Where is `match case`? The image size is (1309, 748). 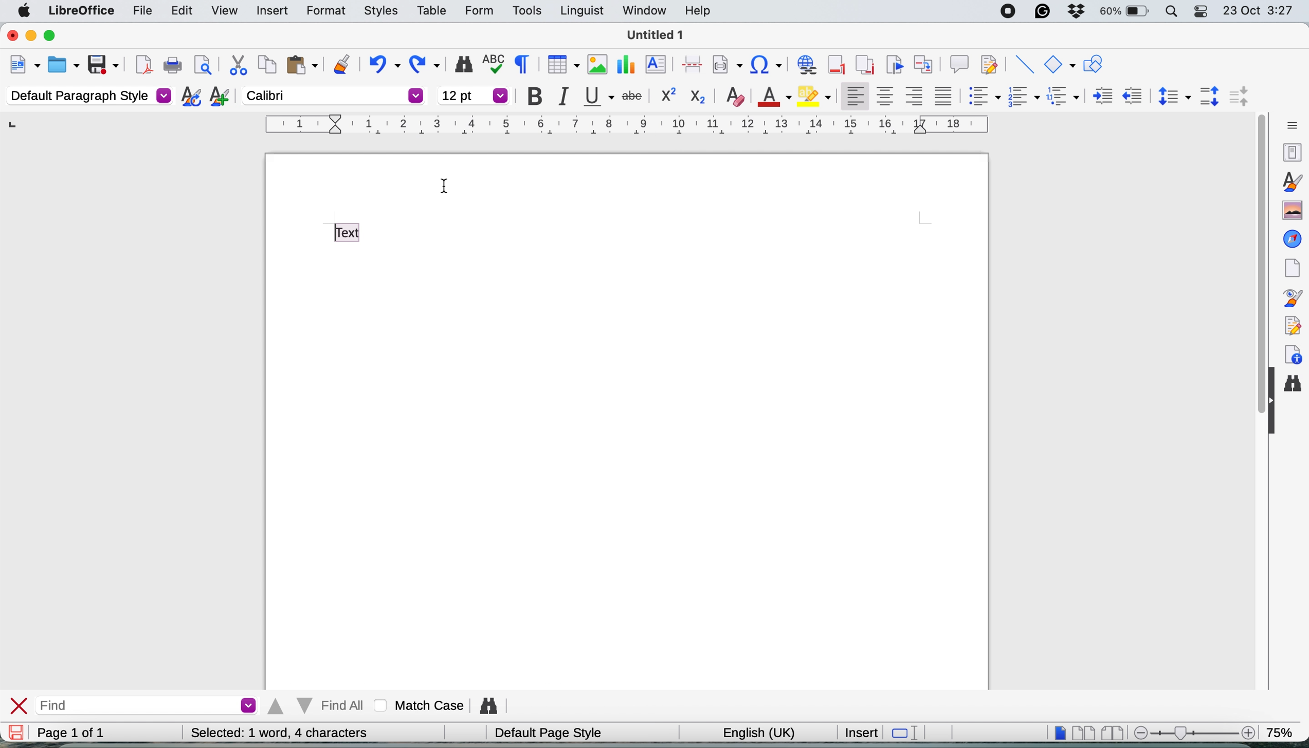 match case is located at coordinates (416, 706).